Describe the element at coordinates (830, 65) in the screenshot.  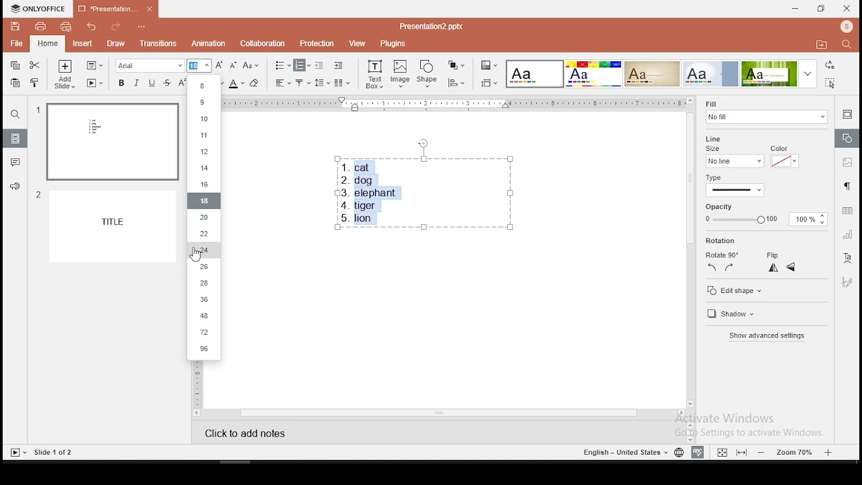
I see `replace` at that location.